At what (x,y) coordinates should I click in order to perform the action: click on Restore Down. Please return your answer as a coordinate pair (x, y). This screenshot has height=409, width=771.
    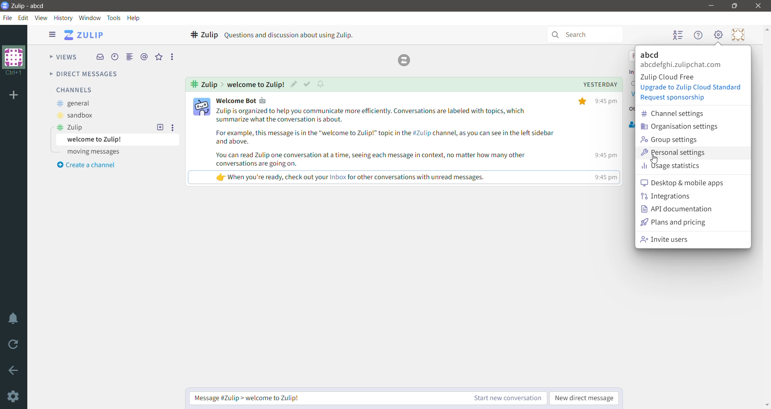
    Looking at the image, I should click on (735, 6).